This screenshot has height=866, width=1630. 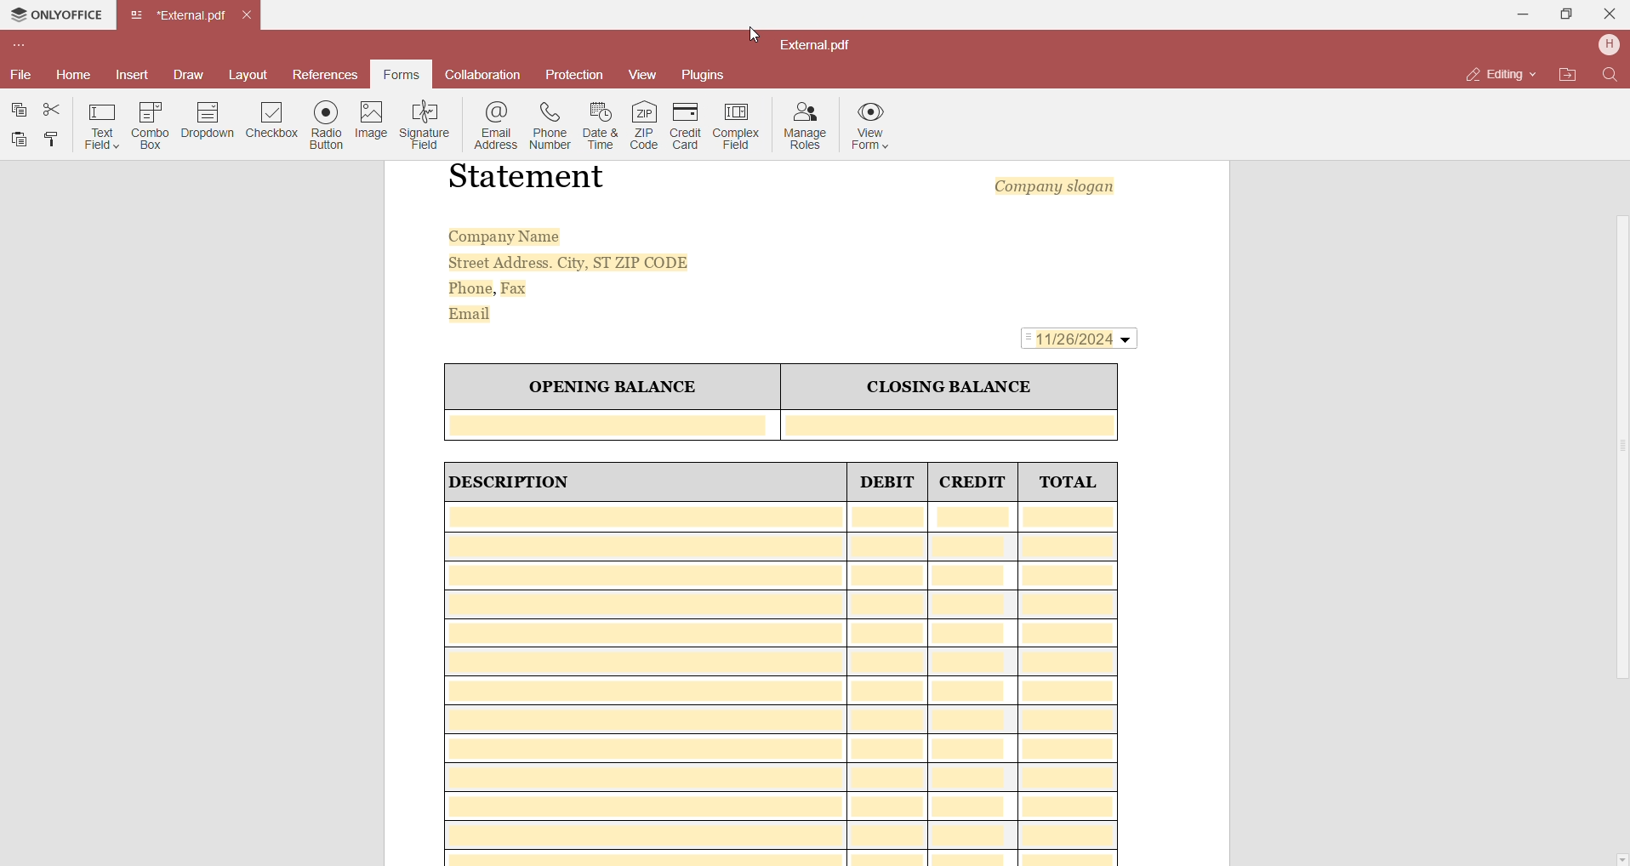 I want to click on Layout, so click(x=249, y=75).